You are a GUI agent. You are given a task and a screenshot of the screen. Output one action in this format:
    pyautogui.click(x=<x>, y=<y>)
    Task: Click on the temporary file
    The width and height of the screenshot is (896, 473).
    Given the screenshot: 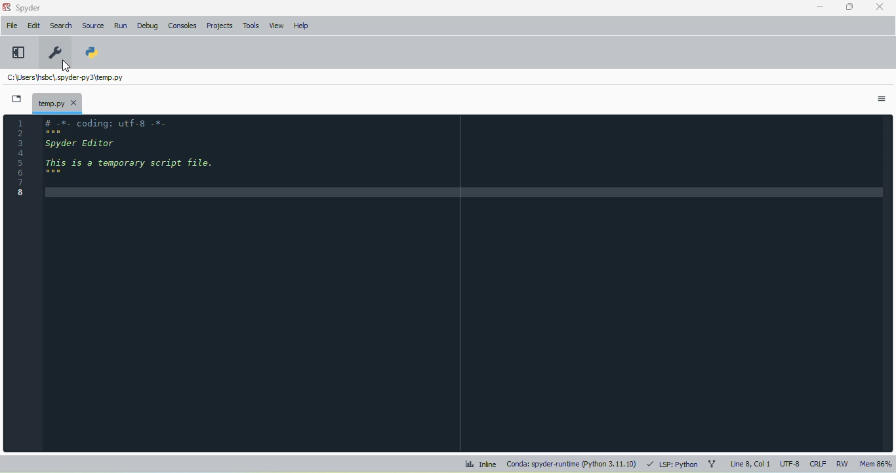 What is the action you would take?
    pyautogui.click(x=65, y=77)
    